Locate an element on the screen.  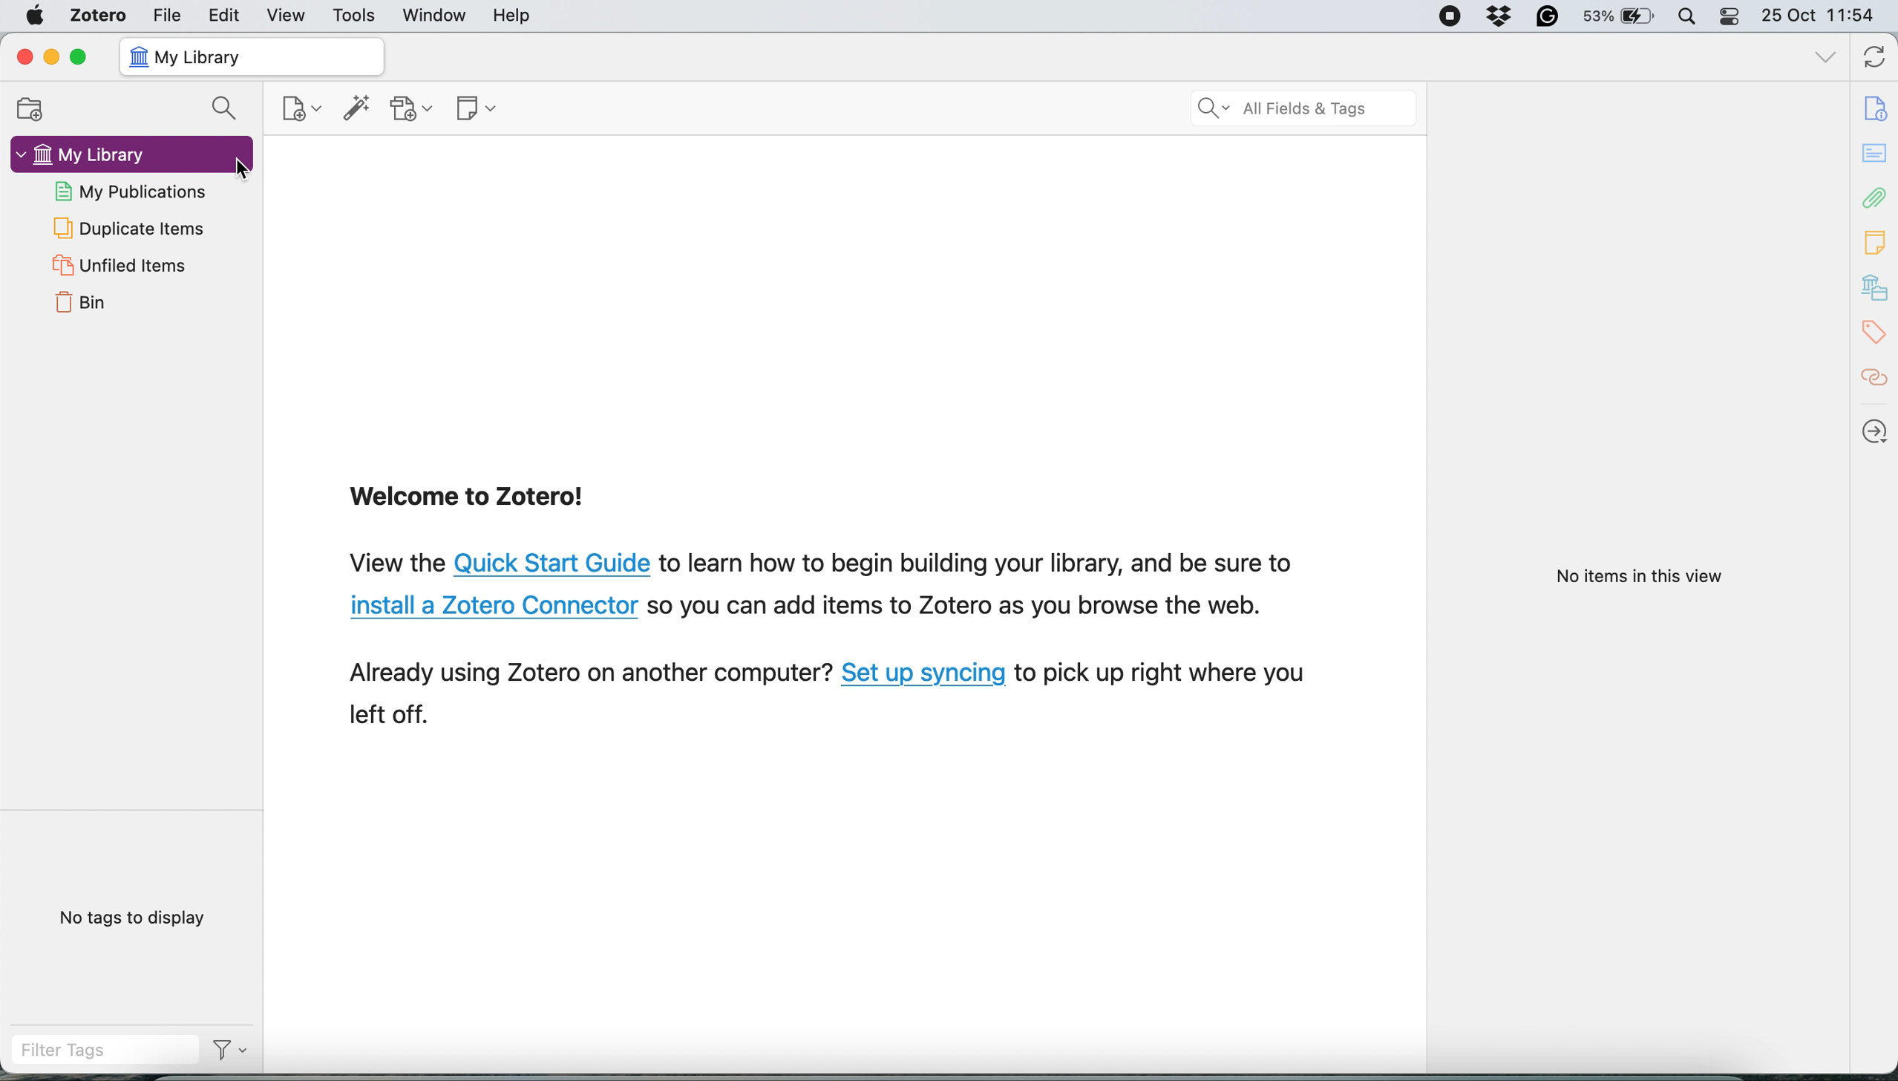
locate is located at coordinates (1876, 426).